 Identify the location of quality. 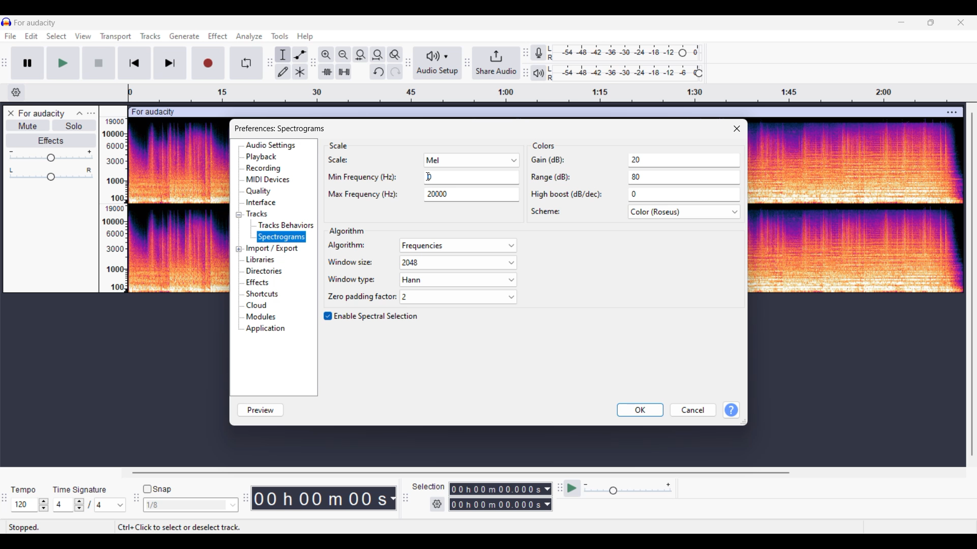
(261, 192).